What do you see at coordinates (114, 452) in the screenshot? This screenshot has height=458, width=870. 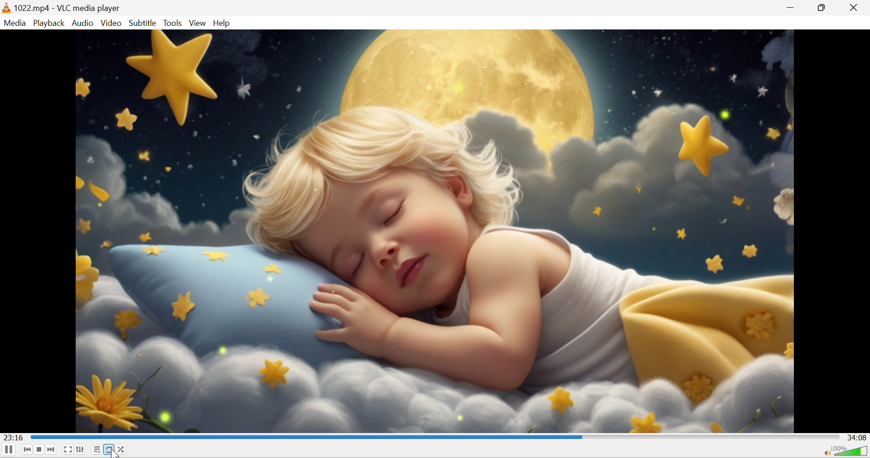 I see `cursor` at bounding box center [114, 452].